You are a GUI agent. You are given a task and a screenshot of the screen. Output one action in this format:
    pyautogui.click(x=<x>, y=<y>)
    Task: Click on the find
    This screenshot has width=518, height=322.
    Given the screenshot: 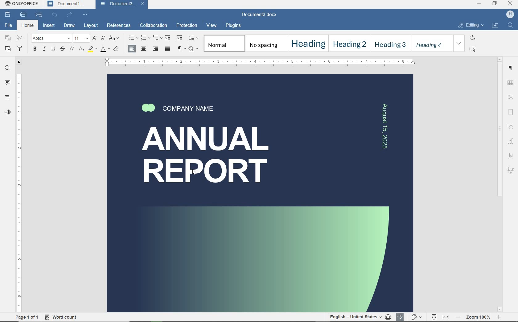 What is the action you would take?
    pyautogui.click(x=8, y=69)
    